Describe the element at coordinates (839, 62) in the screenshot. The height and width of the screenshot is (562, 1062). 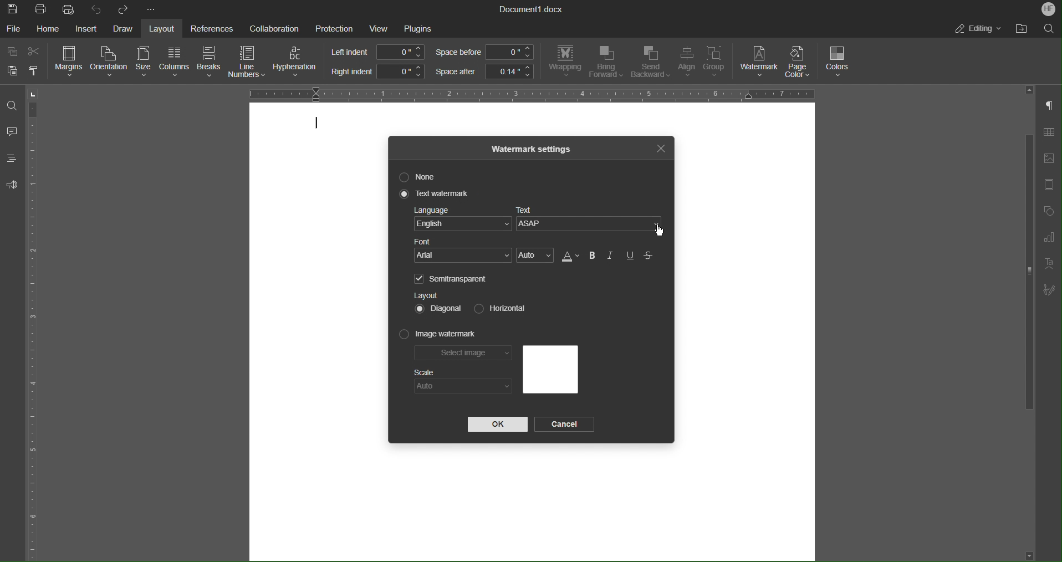
I see `Colors` at that location.